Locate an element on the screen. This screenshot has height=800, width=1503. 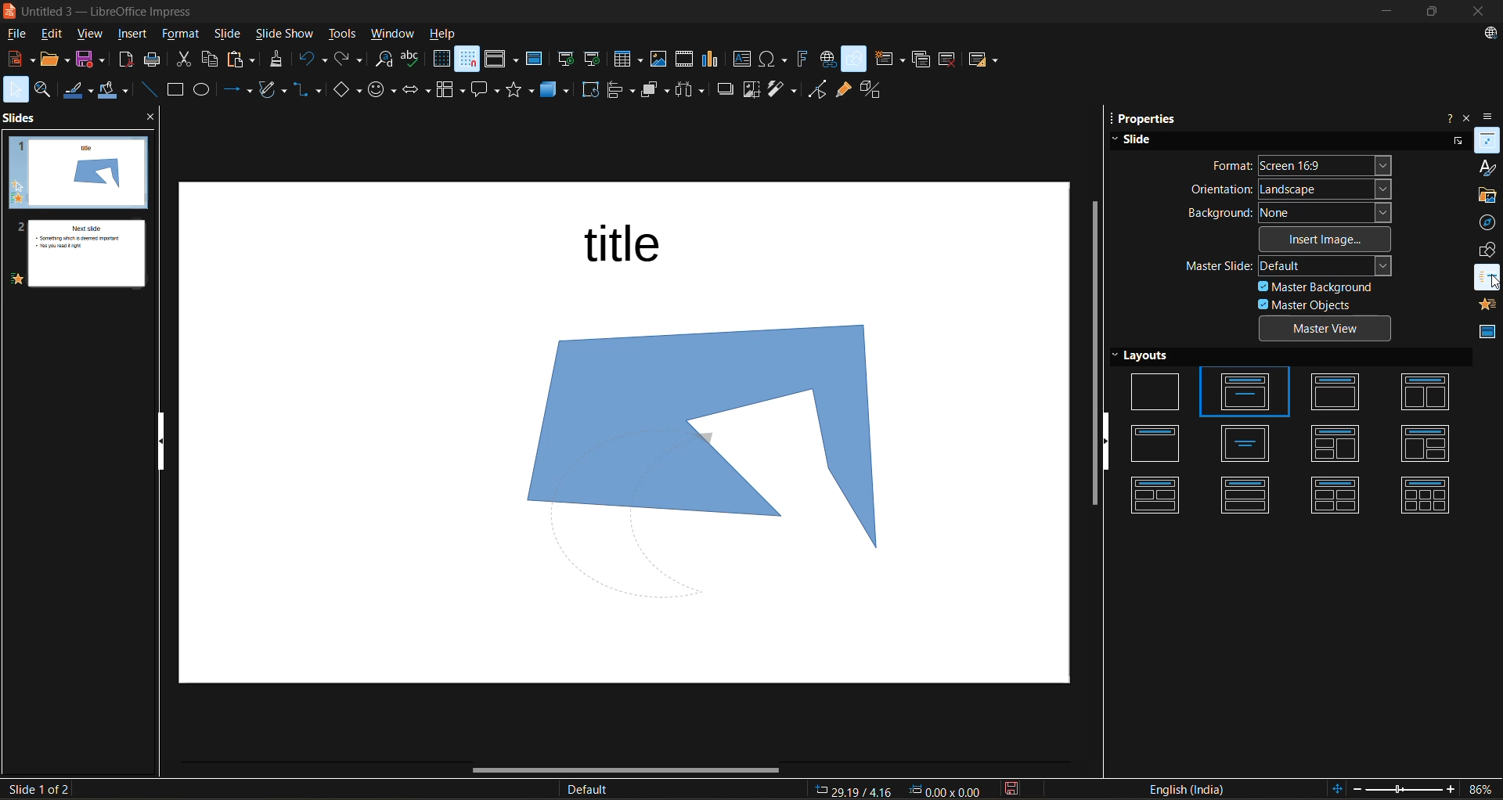
hide is located at coordinates (165, 443).